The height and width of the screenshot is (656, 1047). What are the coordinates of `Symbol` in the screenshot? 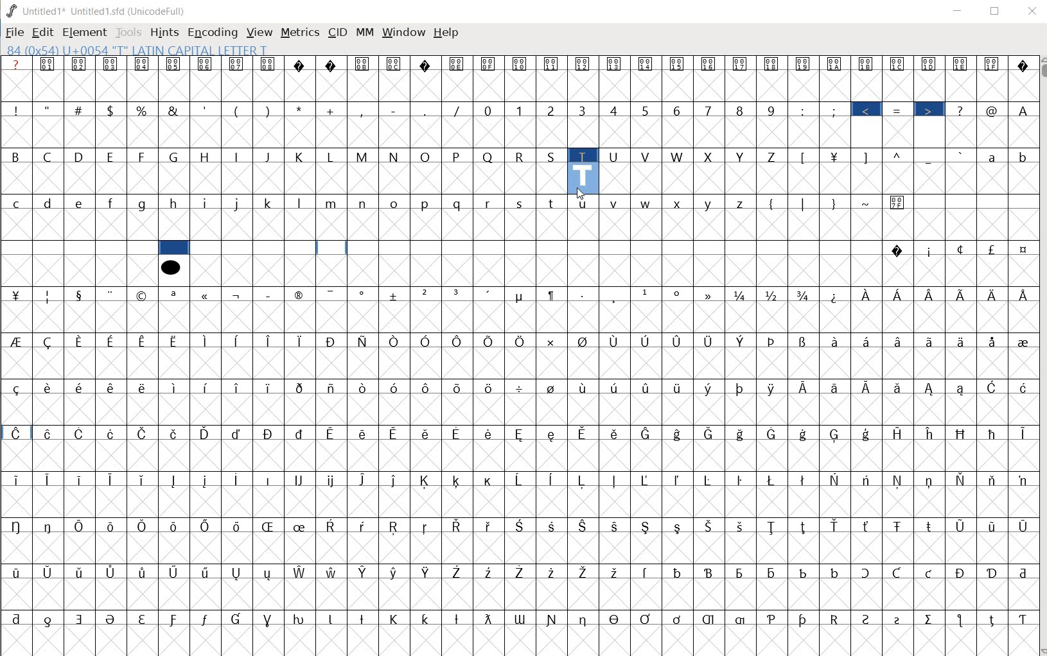 It's located at (331, 294).